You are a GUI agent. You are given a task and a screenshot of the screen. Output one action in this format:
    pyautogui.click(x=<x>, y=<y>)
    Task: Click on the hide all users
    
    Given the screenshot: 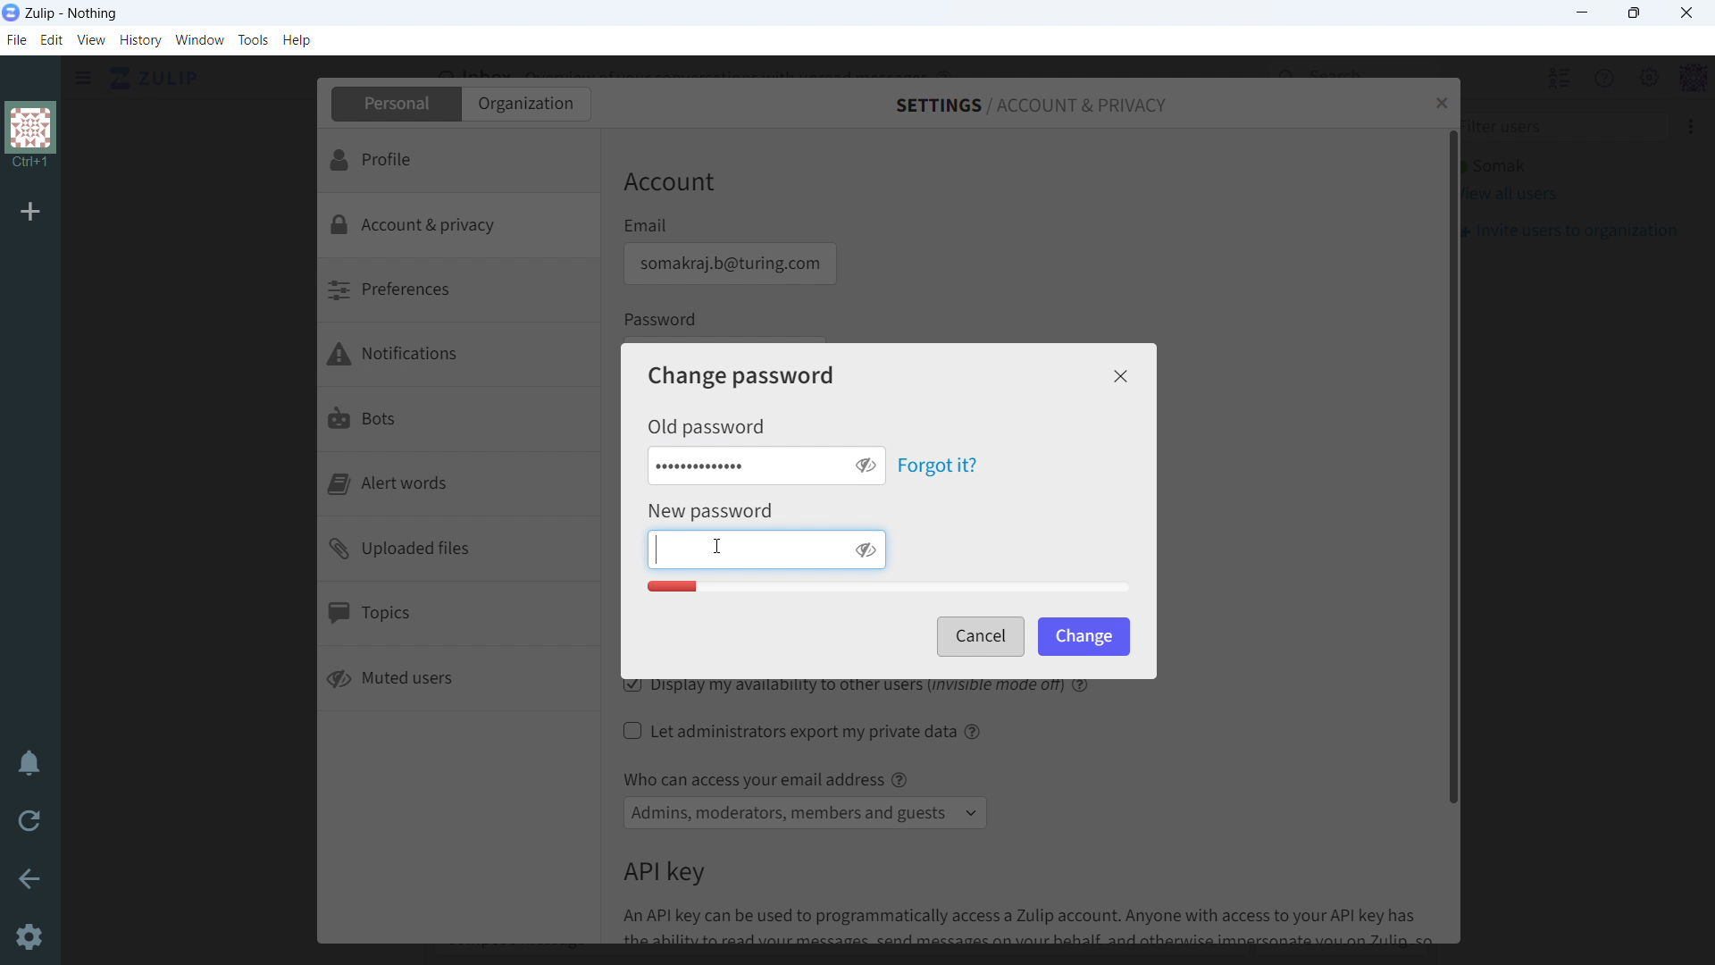 What is the action you would take?
    pyautogui.click(x=1557, y=77)
    